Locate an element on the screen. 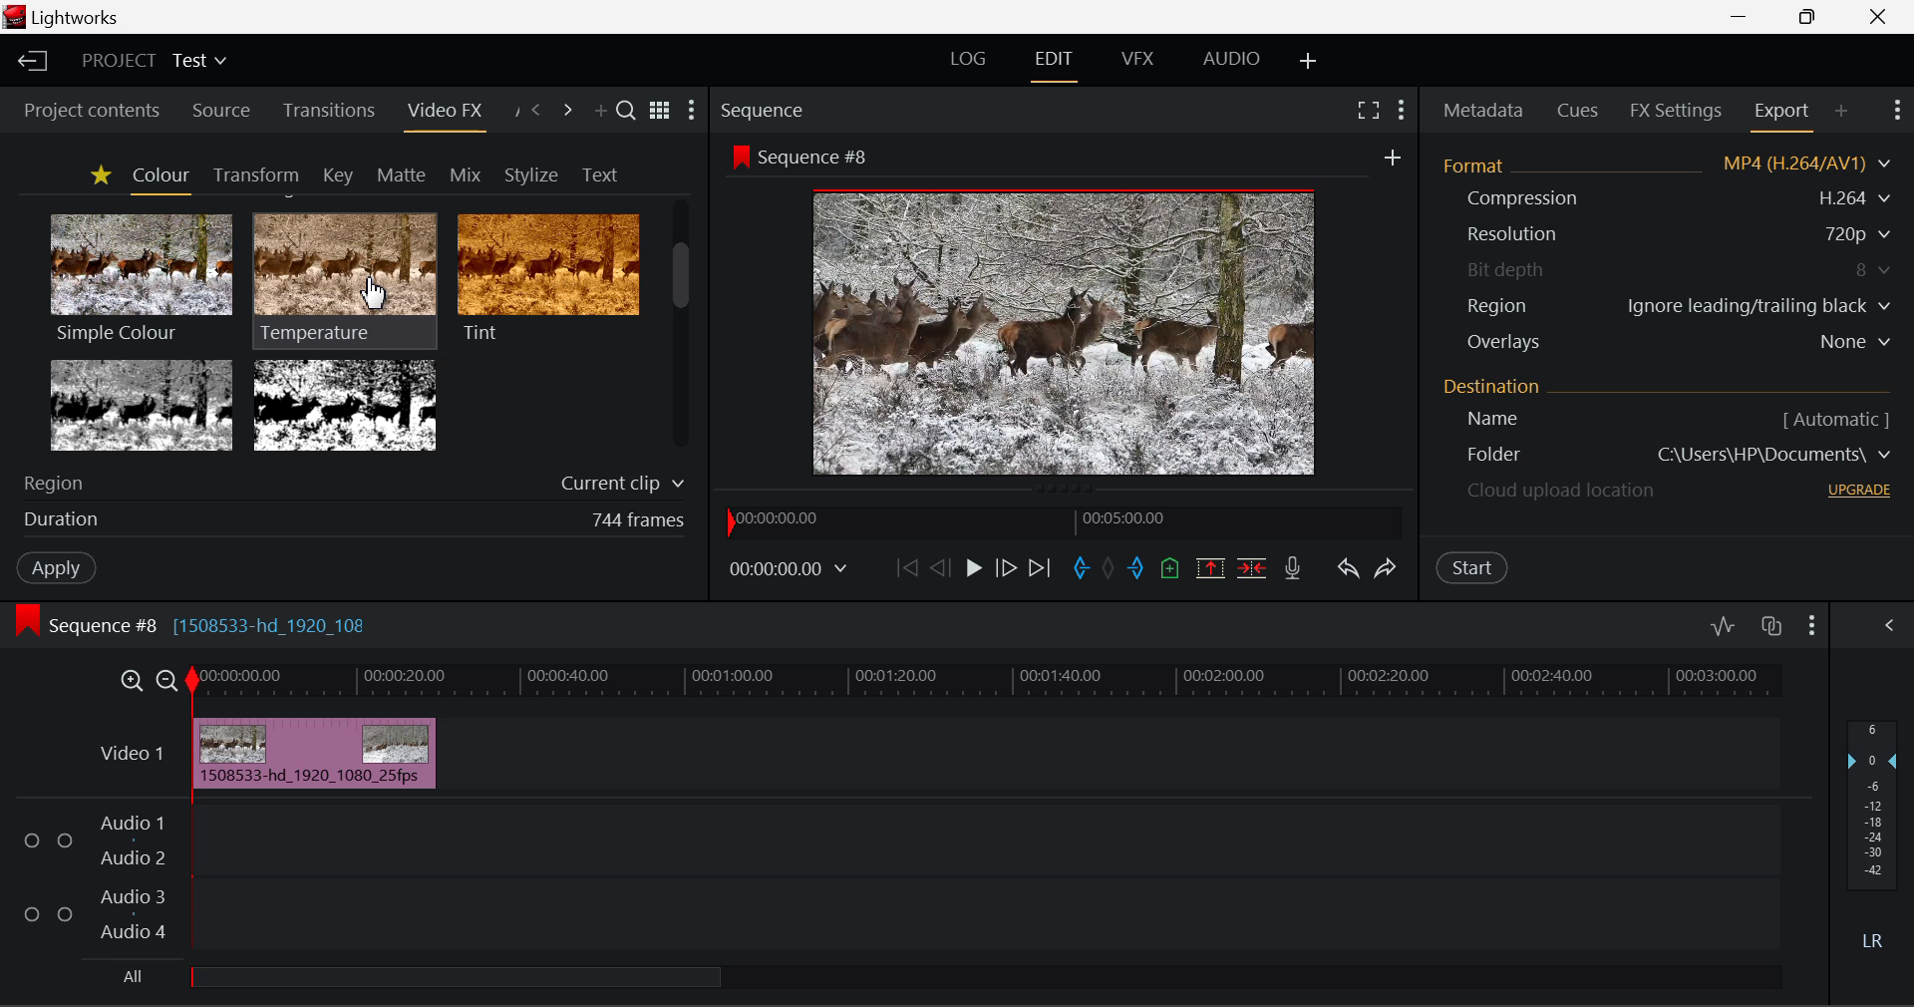  Timeline Zoom Out is located at coordinates (169, 680).